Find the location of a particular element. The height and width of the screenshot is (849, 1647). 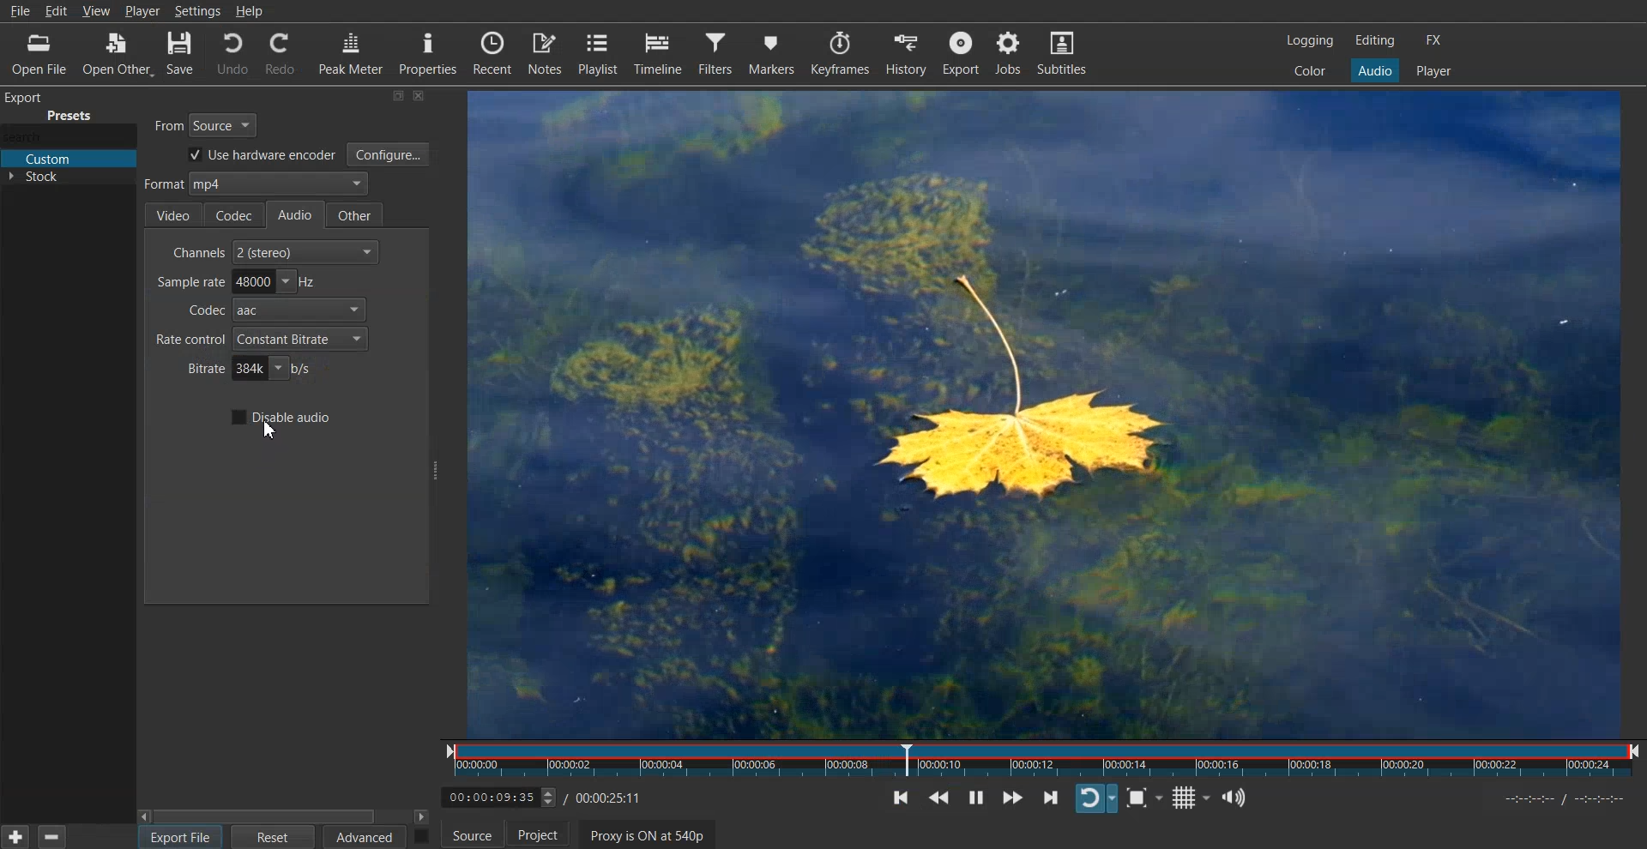

History is located at coordinates (907, 52).